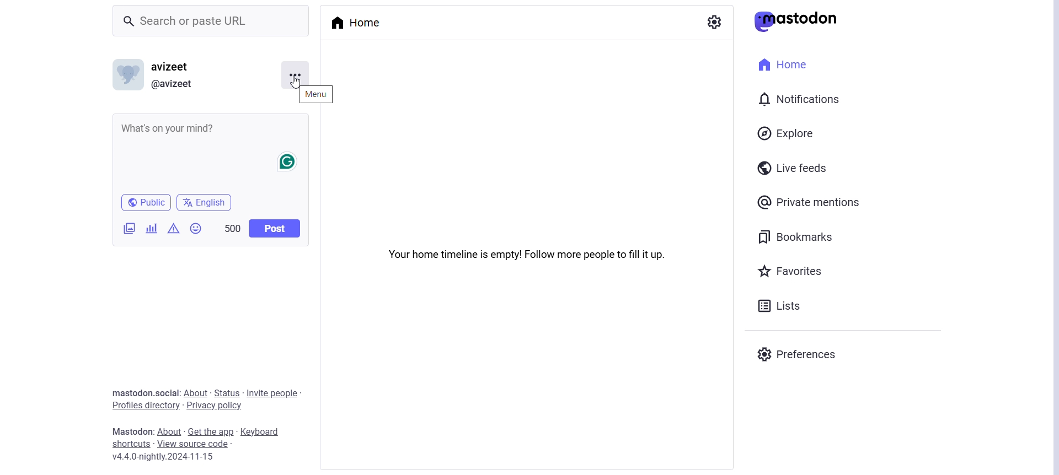 This screenshot has height=475, width=1059. Describe the element at coordinates (799, 21) in the screenshot. I see `Mastodon` at that location.